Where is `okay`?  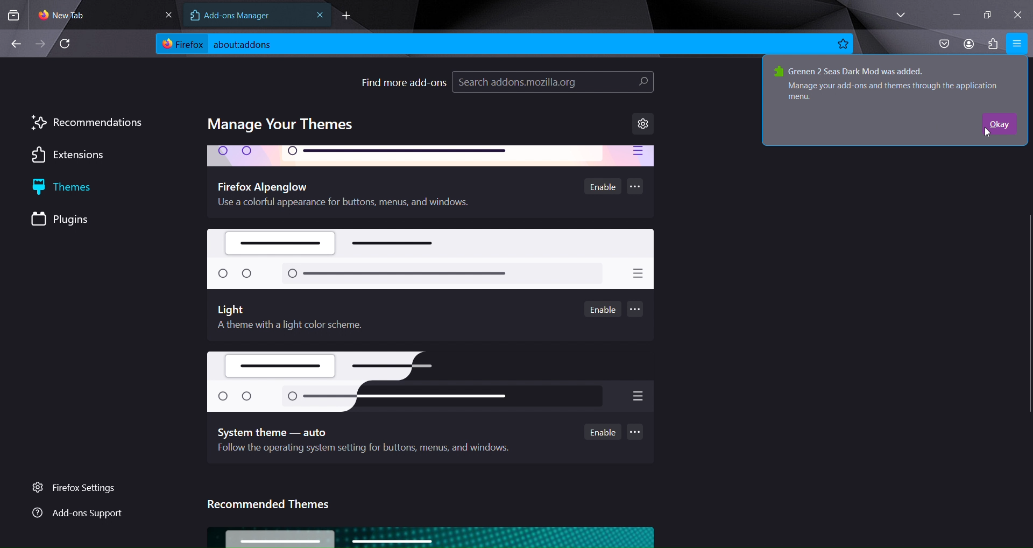 okay is located at coordinates (999, 124).